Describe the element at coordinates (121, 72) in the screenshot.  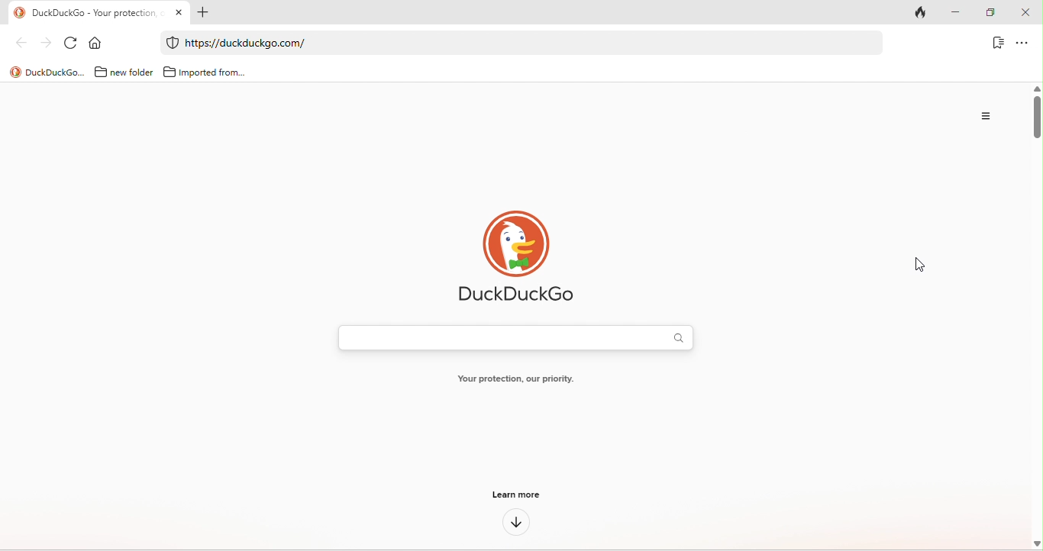
I see `new folder` at that location.